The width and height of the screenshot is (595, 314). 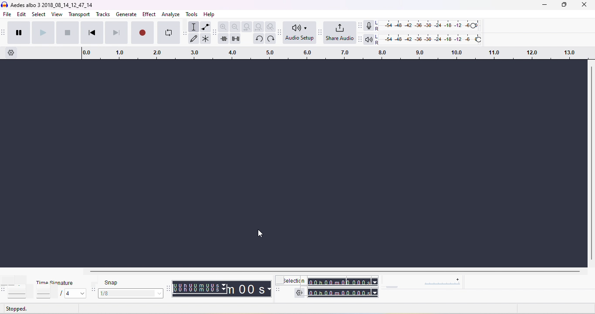 I want to click on audacity tempo toolbar, so click(x=4, y=289).